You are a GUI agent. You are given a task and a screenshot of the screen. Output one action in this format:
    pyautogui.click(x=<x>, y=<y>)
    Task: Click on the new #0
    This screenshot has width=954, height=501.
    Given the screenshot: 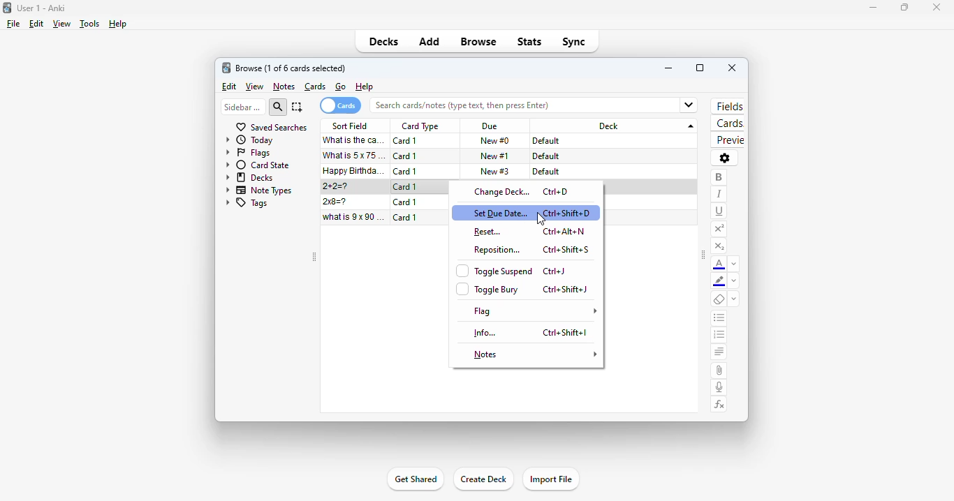 What is the action you would take?
    pyautogui.click(x=494, y=141)
    